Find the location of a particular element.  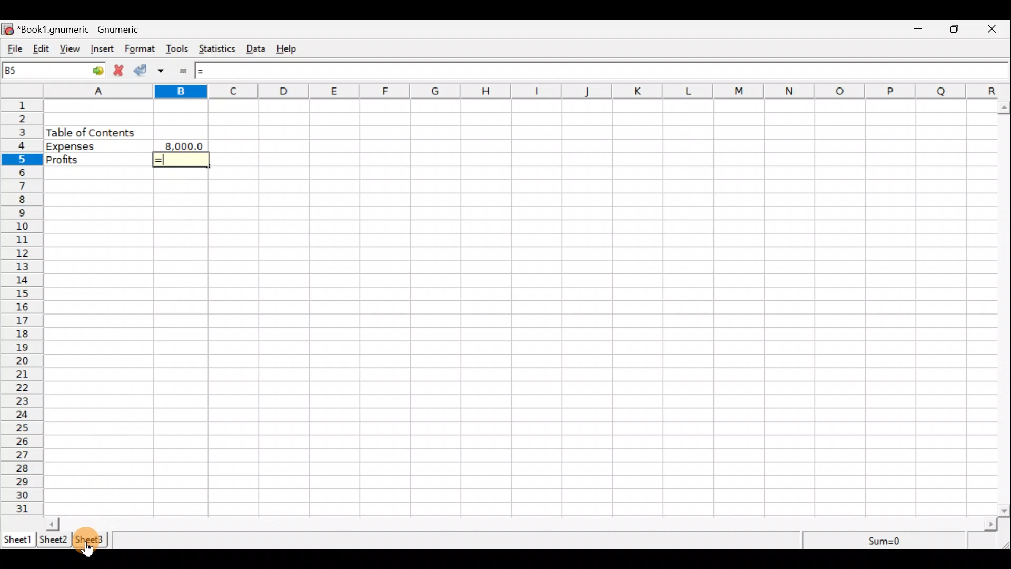

scroll down is located at coordinates (1005, 511).